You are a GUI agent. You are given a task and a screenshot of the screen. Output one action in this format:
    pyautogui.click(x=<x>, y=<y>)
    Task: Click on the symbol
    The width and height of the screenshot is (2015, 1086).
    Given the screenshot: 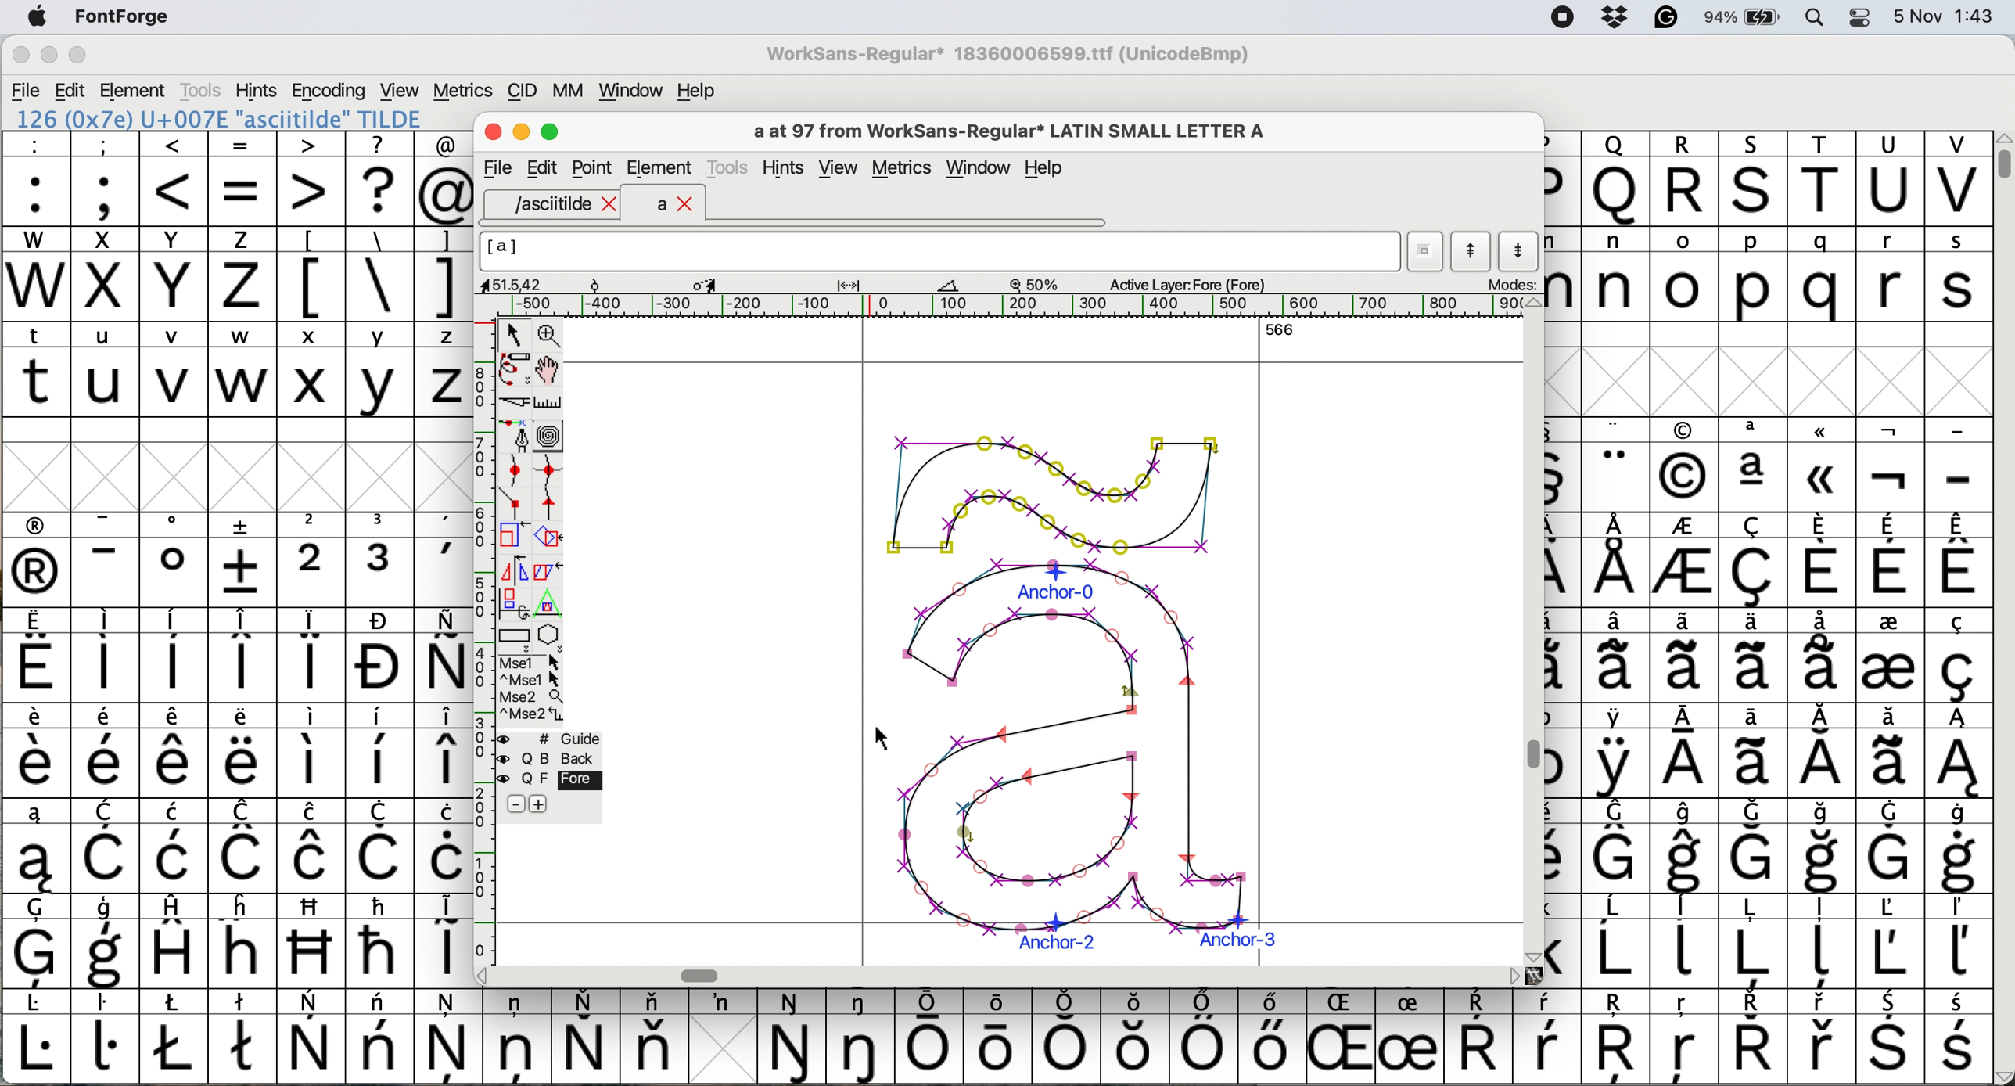 What is the action you would take?
    pyautogui.click(x=1547, y=1037)
    